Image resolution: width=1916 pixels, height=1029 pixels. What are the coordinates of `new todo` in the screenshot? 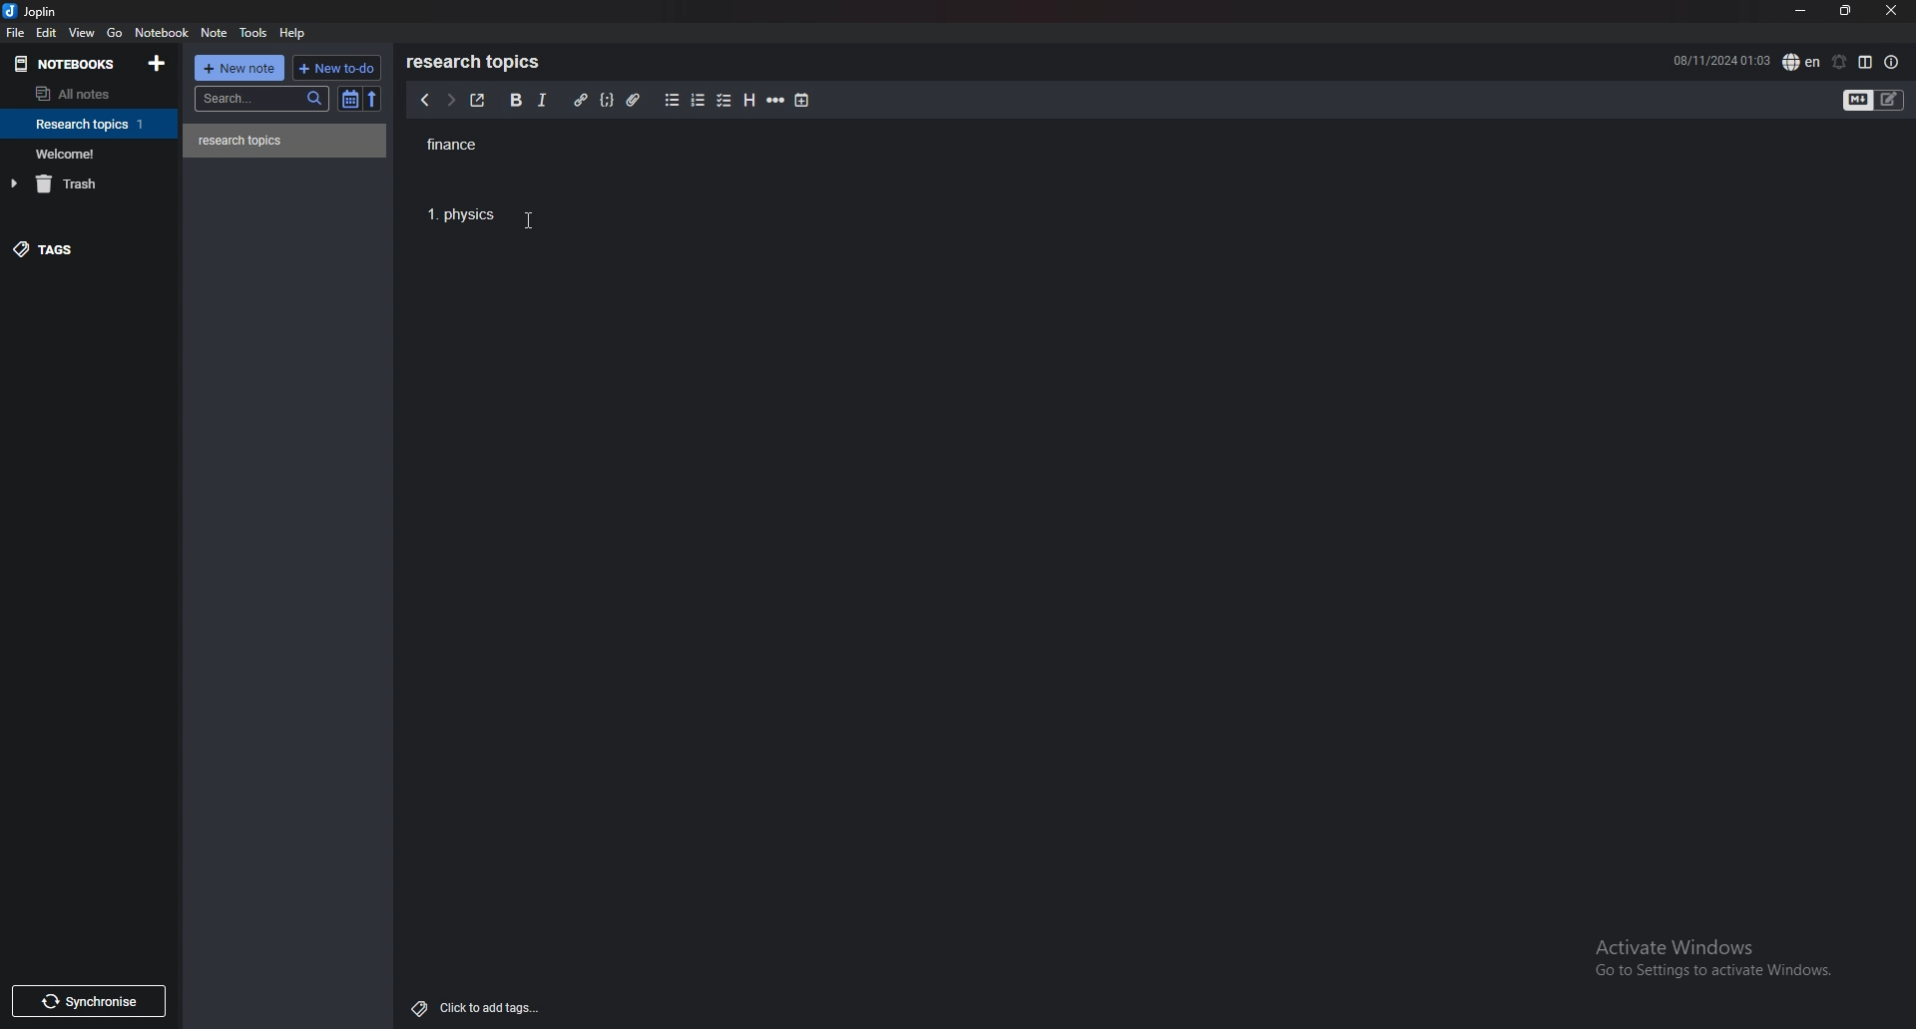 It's located at (336, 67).